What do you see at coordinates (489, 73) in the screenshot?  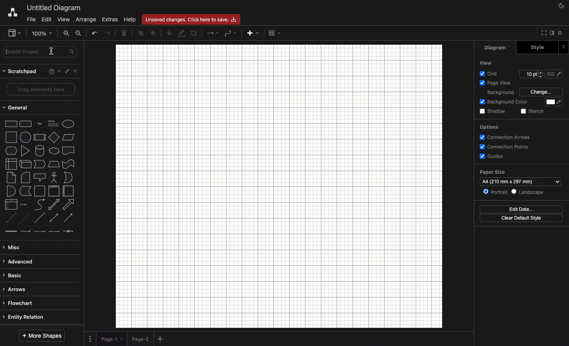 I see `Grid` at bounding box center [489, 73].